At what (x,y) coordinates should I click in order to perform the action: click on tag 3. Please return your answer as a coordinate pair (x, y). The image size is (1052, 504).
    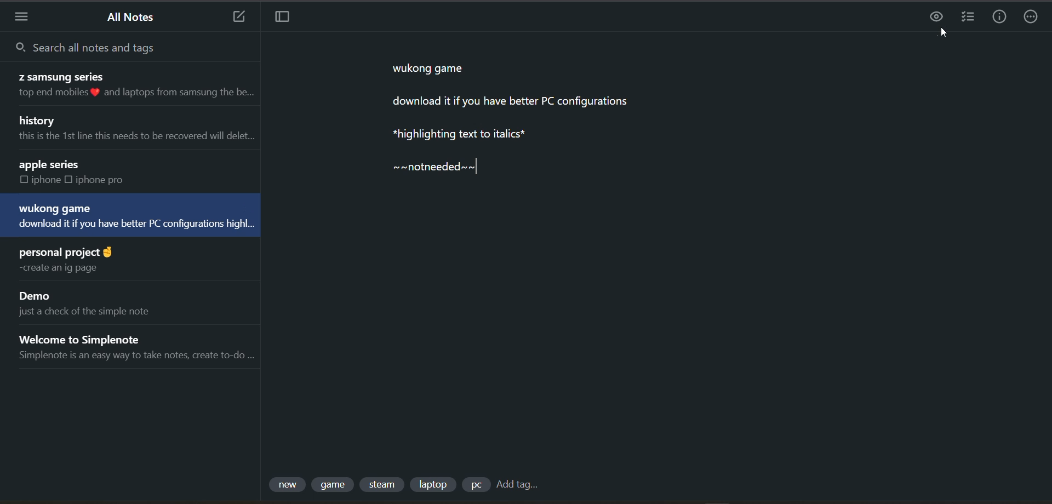
    Looking at the image, I should click on (384, 485).